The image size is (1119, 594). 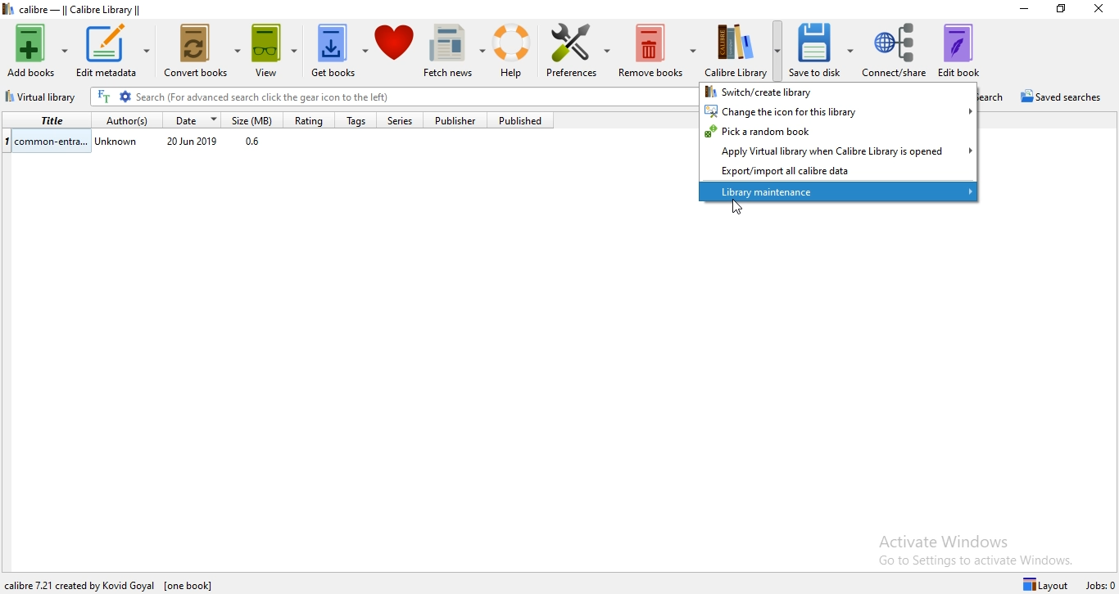 What do you see at coordinates (92, 9) in the screenshot?
I see `calibre - || Calibre Library ||` at bounding box center [92, 9].